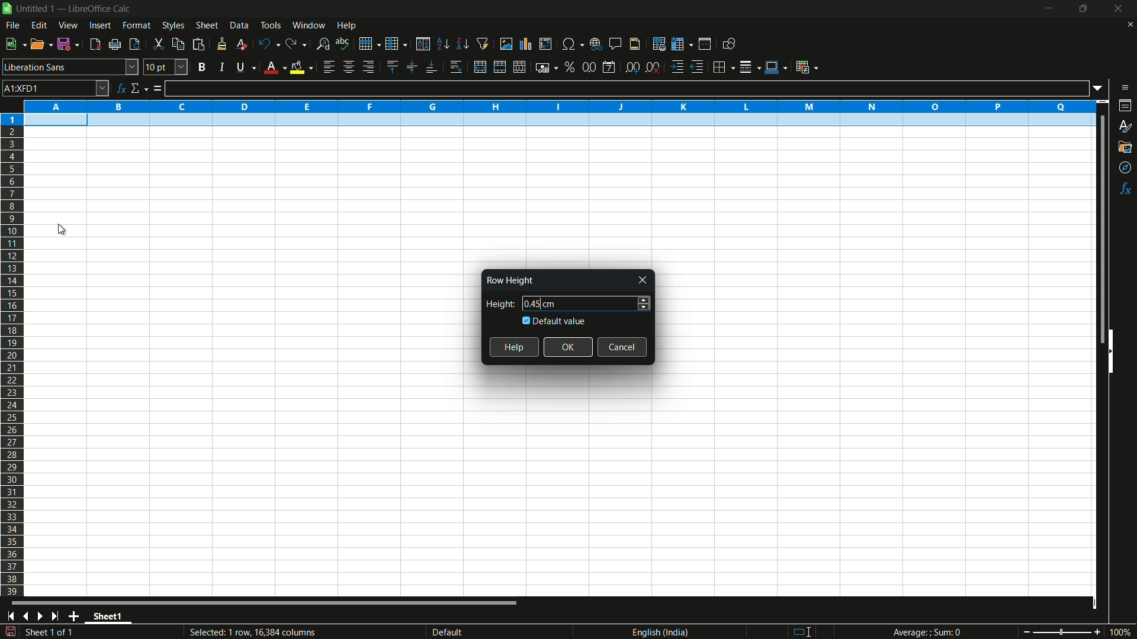 This screenshot has width=1137, height=639. What do you see at coordinates (644, 308) in the screenshot?
I see `decrease height` at bounding box center [644, 308].